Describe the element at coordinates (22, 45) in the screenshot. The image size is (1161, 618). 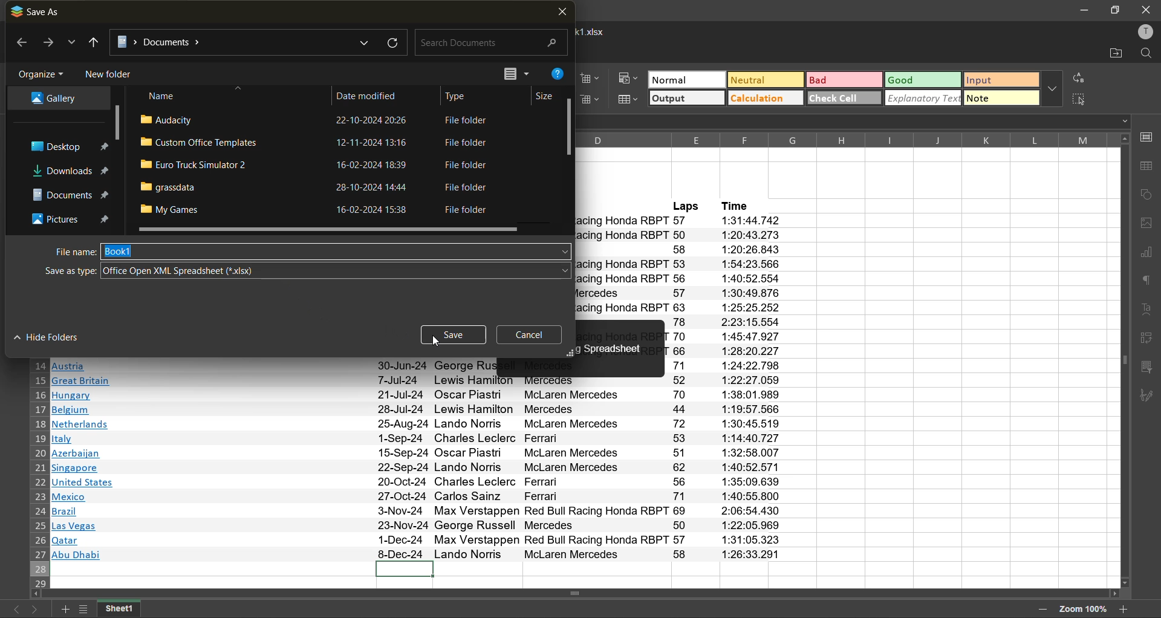
I see `back` at that location.